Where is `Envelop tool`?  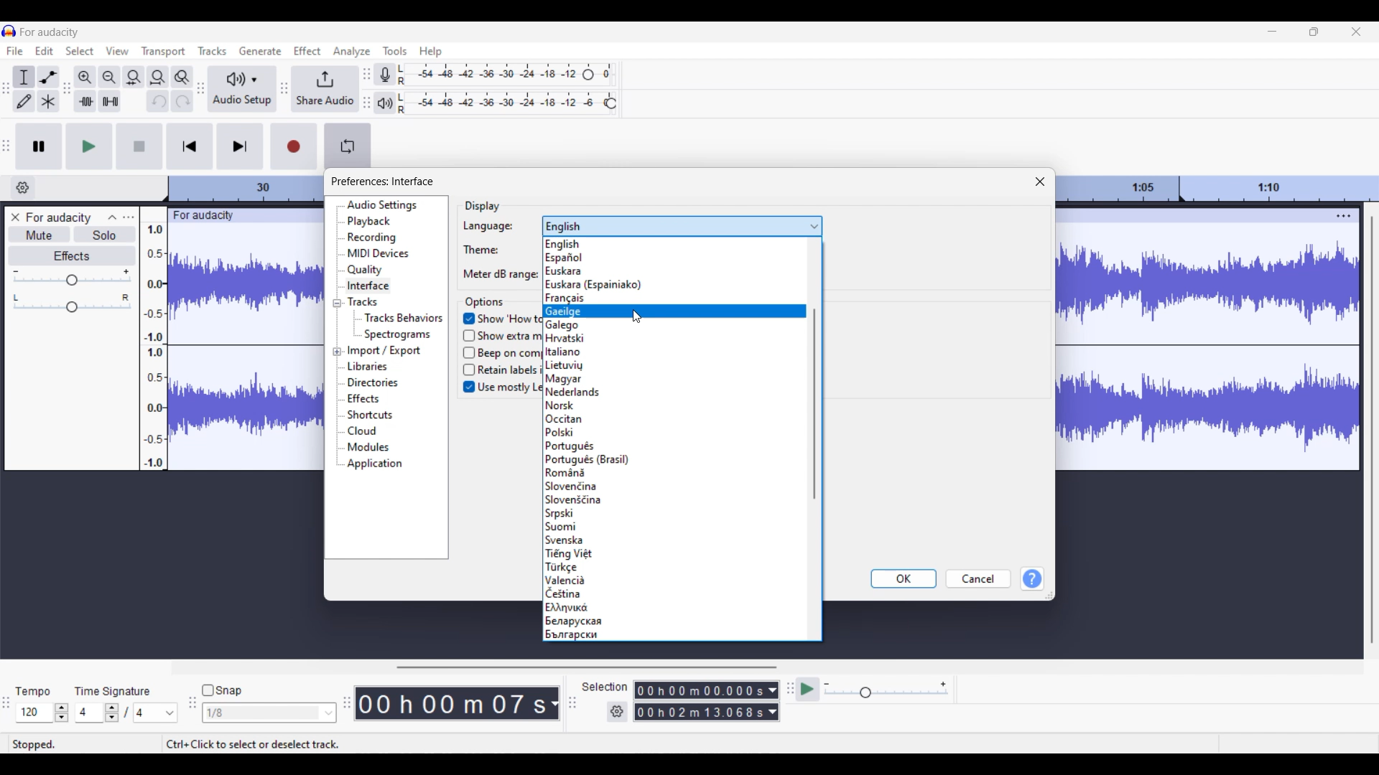
Envelop tool is located at coordinates (48, 77).